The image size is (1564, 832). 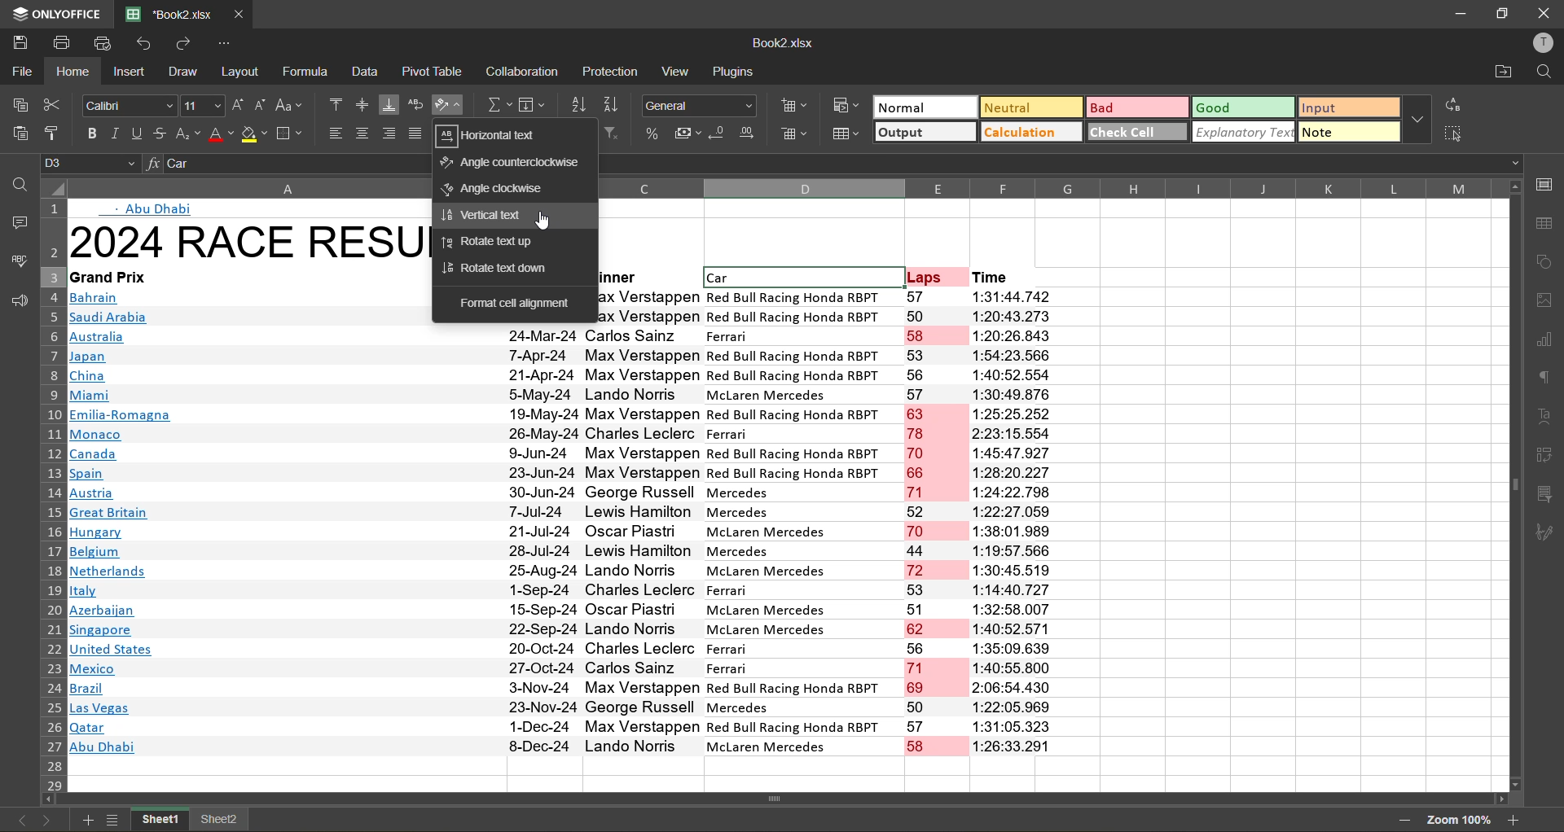 I want to click on file, so click(x=19, y=74).